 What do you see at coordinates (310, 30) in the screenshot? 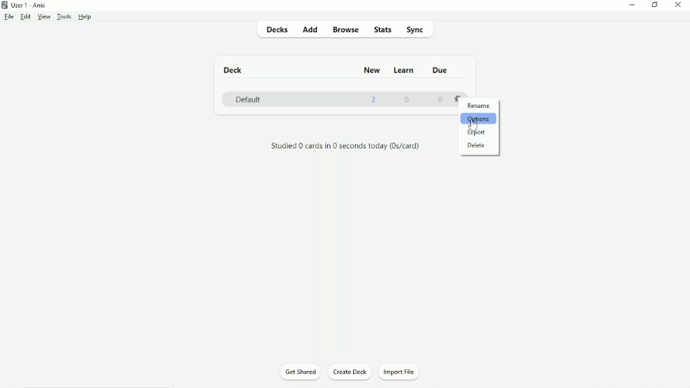
I see `Add` at bounding box center [310, 30].